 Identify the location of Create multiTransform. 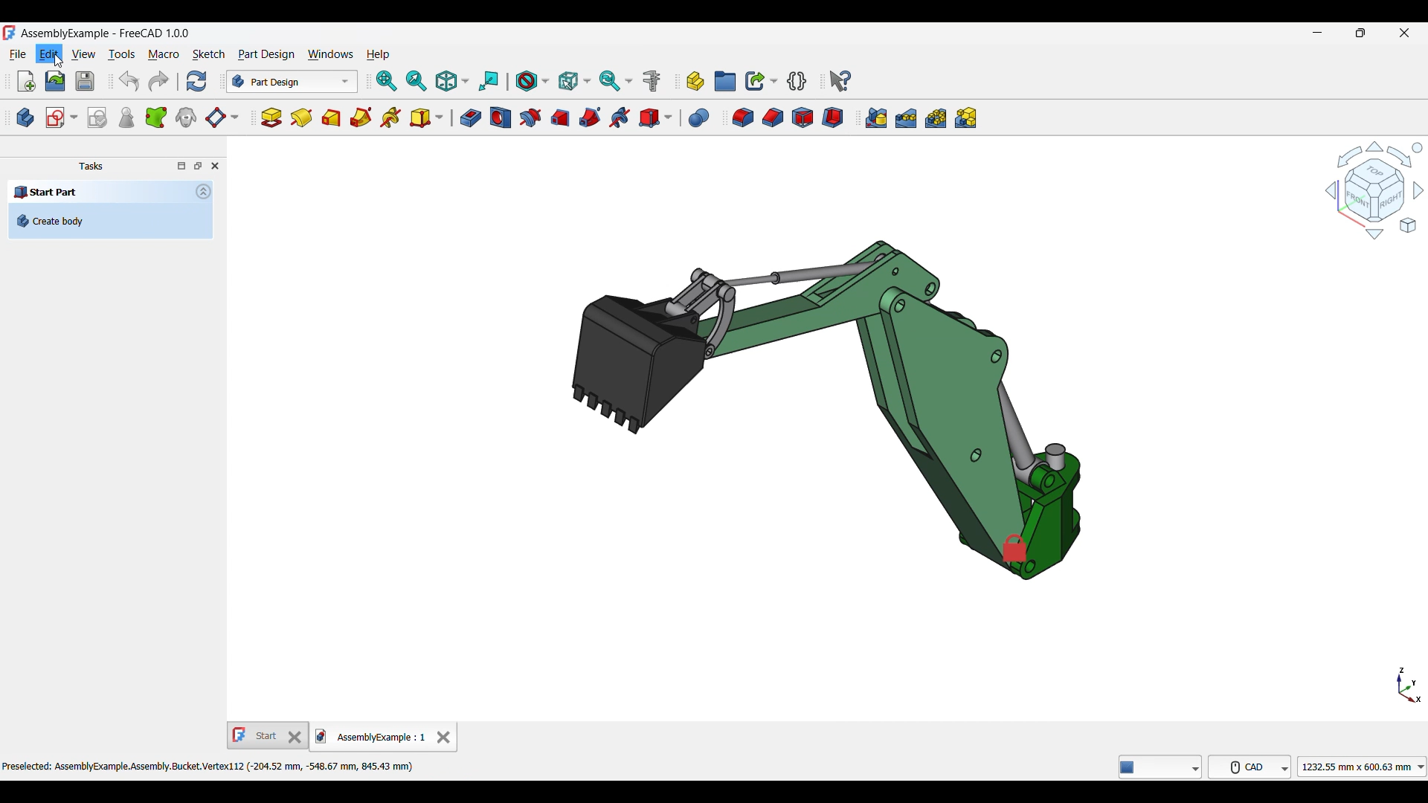
(966, 117).